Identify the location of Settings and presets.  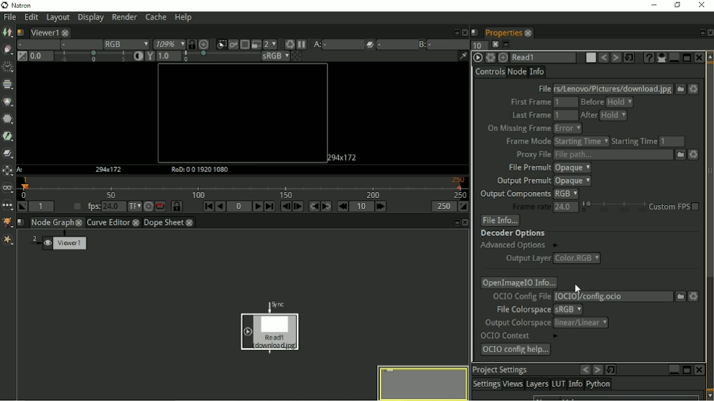
(490, 59).